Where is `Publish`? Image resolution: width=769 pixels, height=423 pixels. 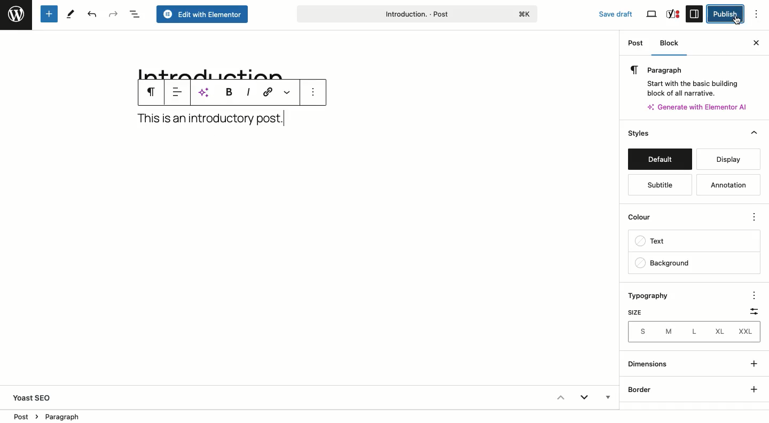
Publish is located at coordinates (724, 14).